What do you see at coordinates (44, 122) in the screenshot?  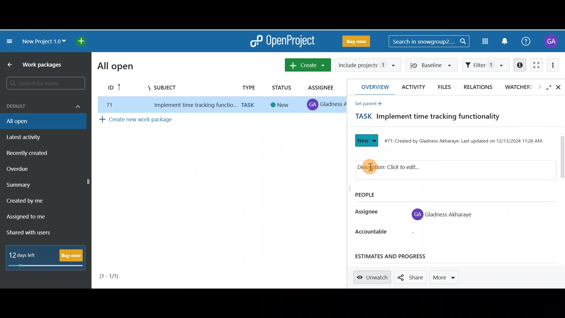 I see `All open` at bounding box center [44, 122].